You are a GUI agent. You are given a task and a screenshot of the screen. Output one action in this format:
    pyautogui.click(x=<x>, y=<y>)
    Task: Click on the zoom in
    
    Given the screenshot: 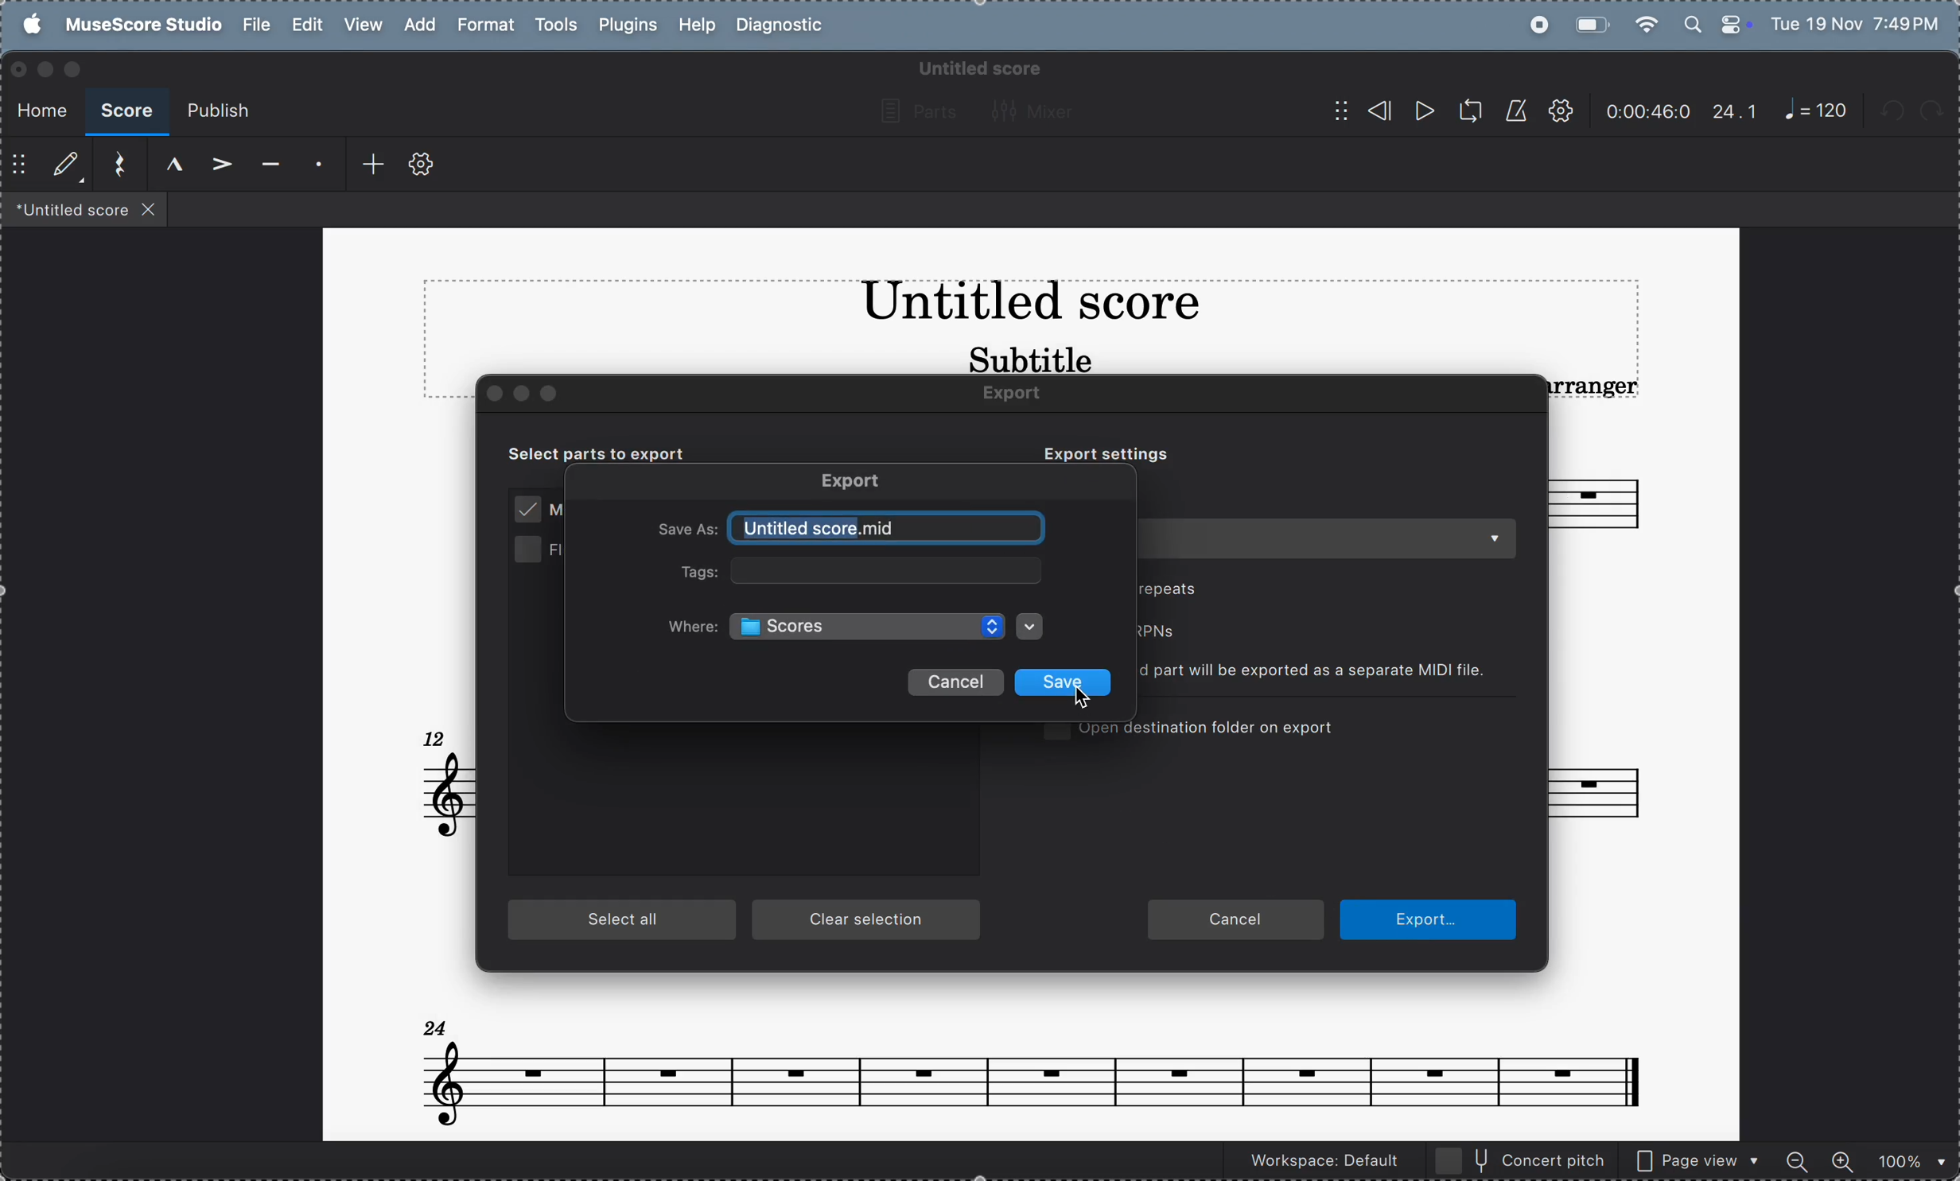 What is the action you would take?
    pyautogui.click(x=1841, y=1159)
    